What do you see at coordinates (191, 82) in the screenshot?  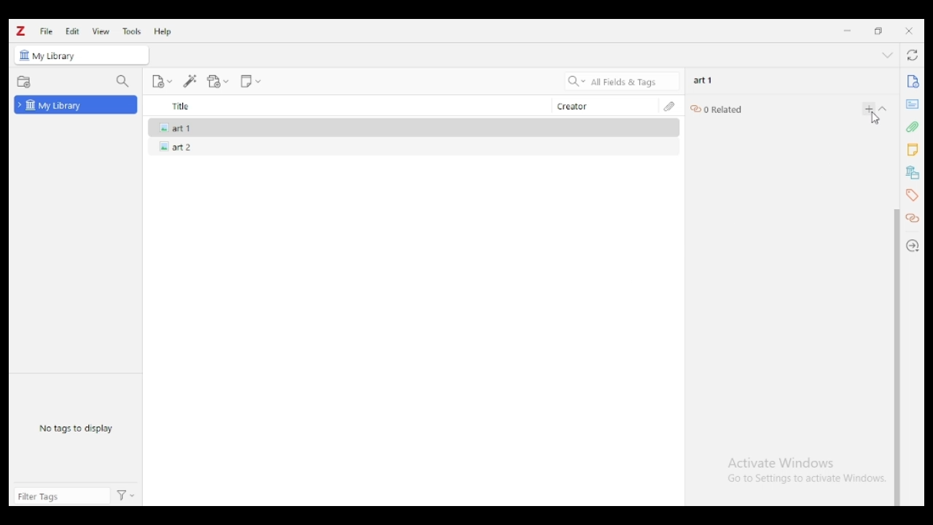 I see `add item(s) by identifier` at bounding box center [191, 82].